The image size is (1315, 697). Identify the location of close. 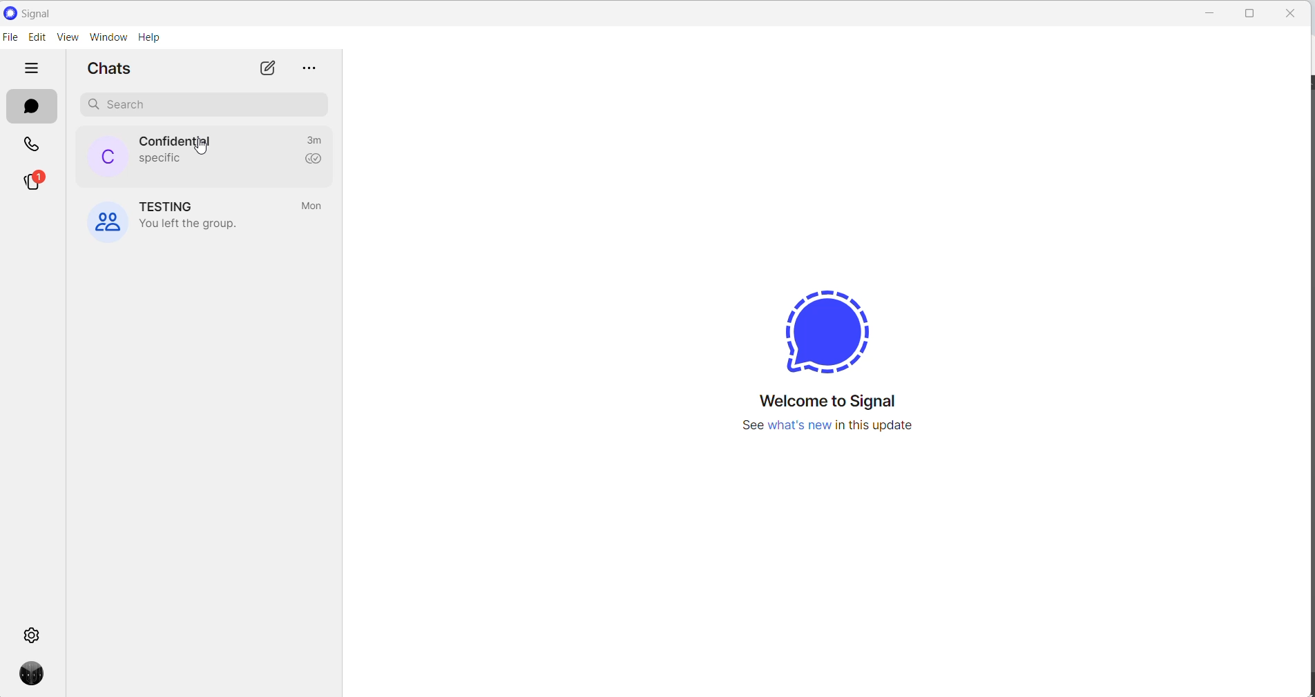
(1211, 13).